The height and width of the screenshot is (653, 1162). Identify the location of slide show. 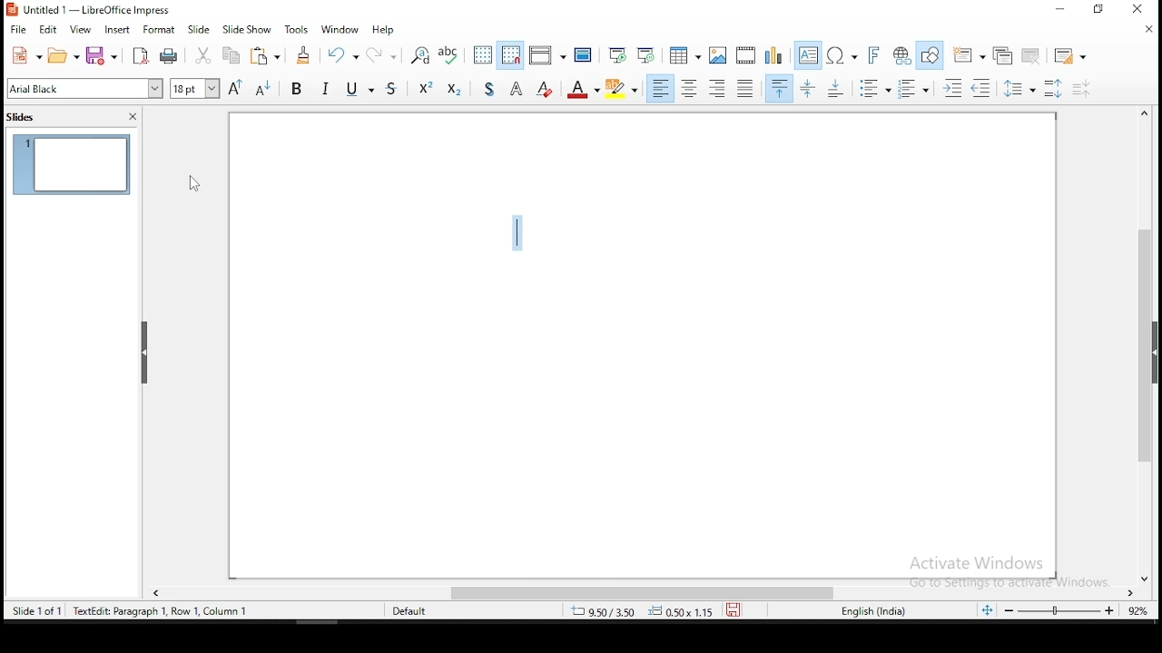
(200, 29).